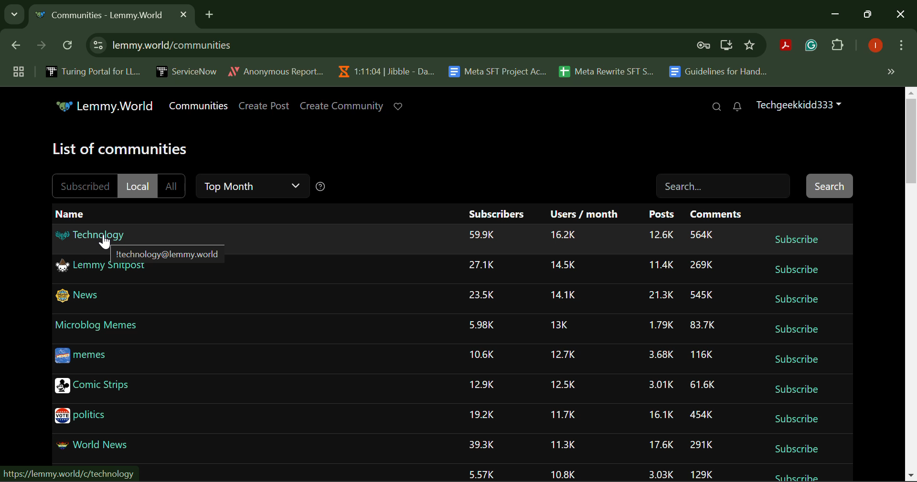  What do you see at coordinates (82, 418) in the screenshot?
I see `politics Community Link` at bounding box center [82, 418].